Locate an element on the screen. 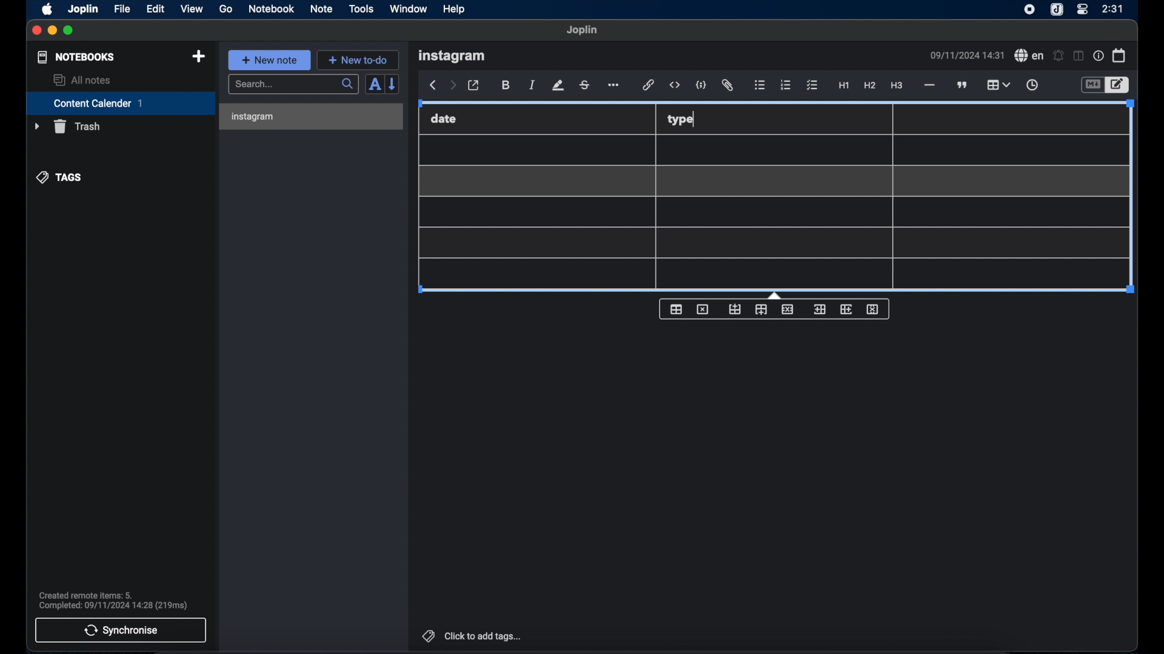  horizontal line is located at coordinates (929, 86).